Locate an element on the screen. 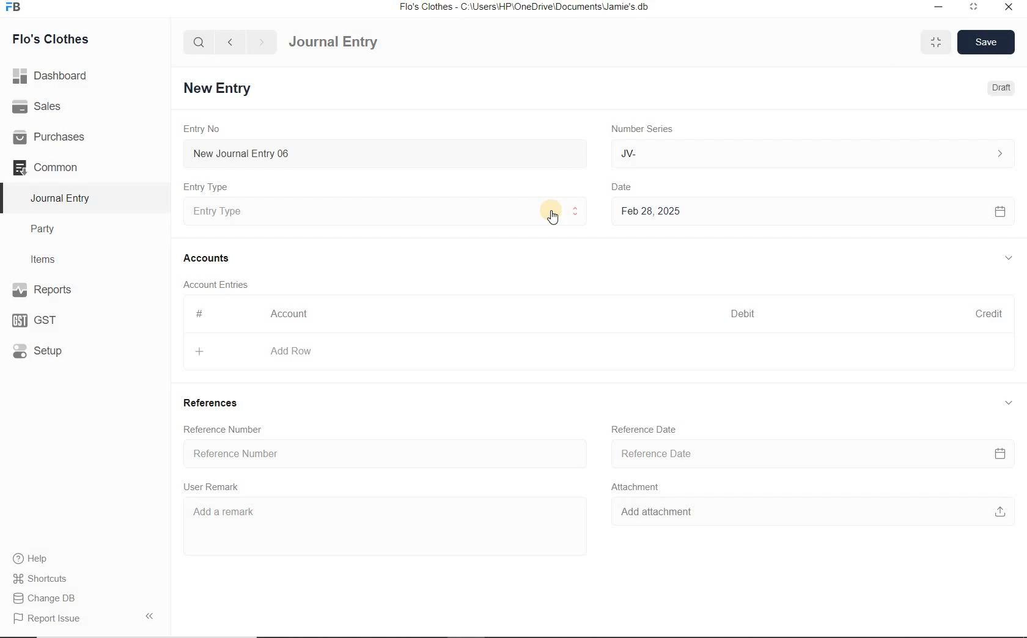 This screenshot has height=638, width=1027. References is located at coordinates (215, 404).